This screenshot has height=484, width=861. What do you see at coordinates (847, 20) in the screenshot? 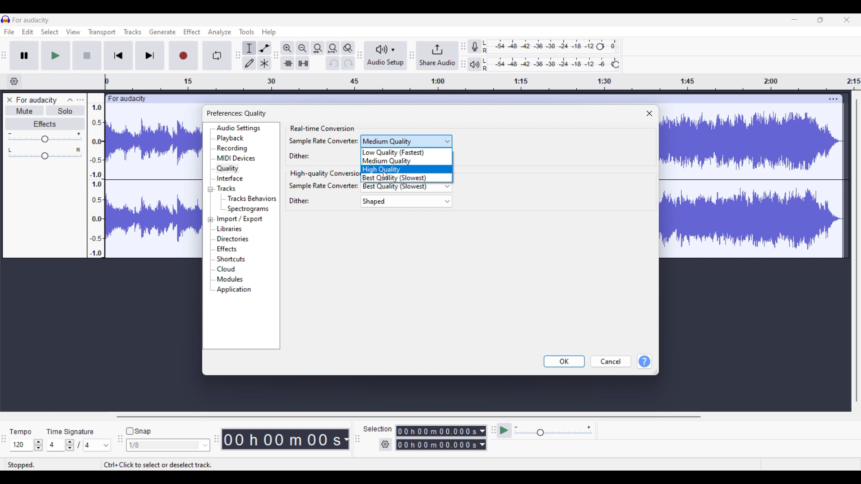
I see `Close interface` at bounding box center [847, 20].